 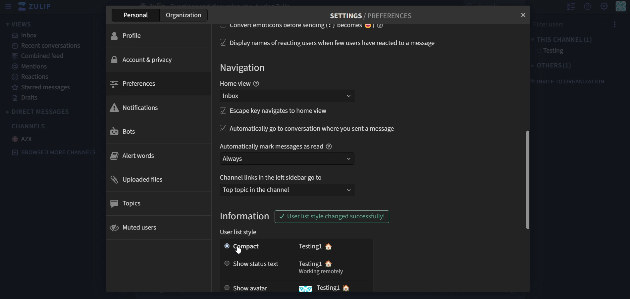 What do you see at coordinates (43, 111) in the screenshot?
I see `direct messages` at bounding box center [43, 111].